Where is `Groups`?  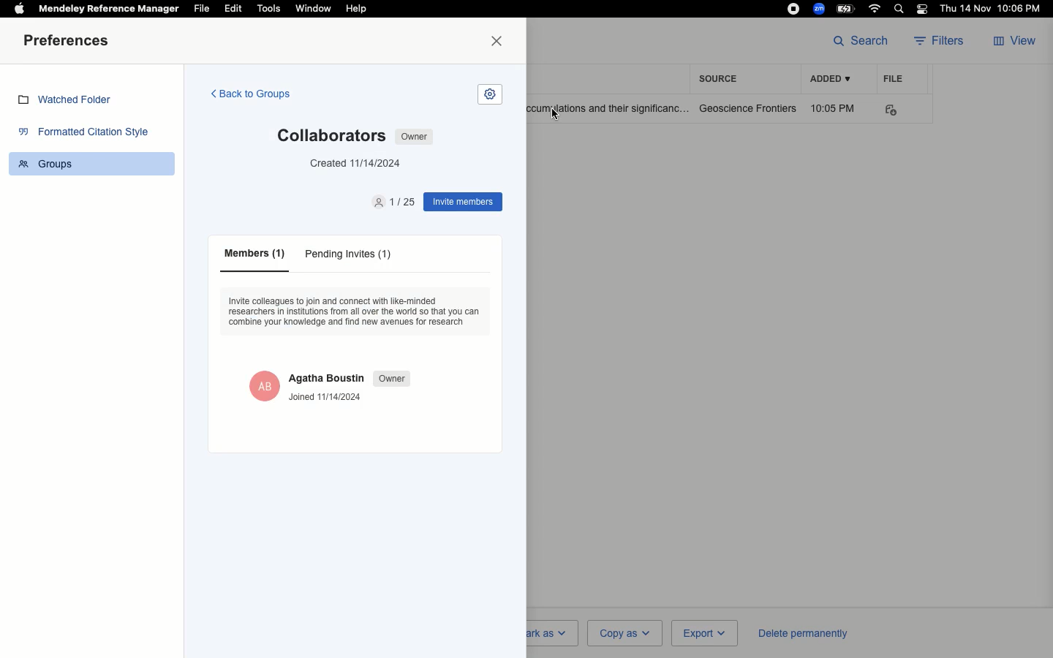 Groups is located at coordinates (94, 162).